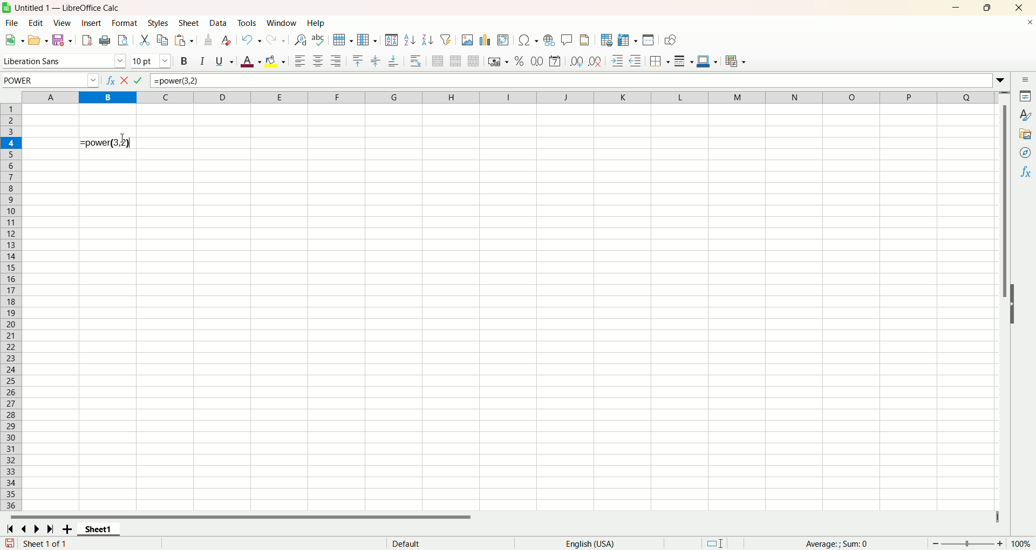 The height and width of the screenshot is (550, 1036). Describe the element at coordinates (9, 528) in the screenshot. I see `first sheet` at that location.